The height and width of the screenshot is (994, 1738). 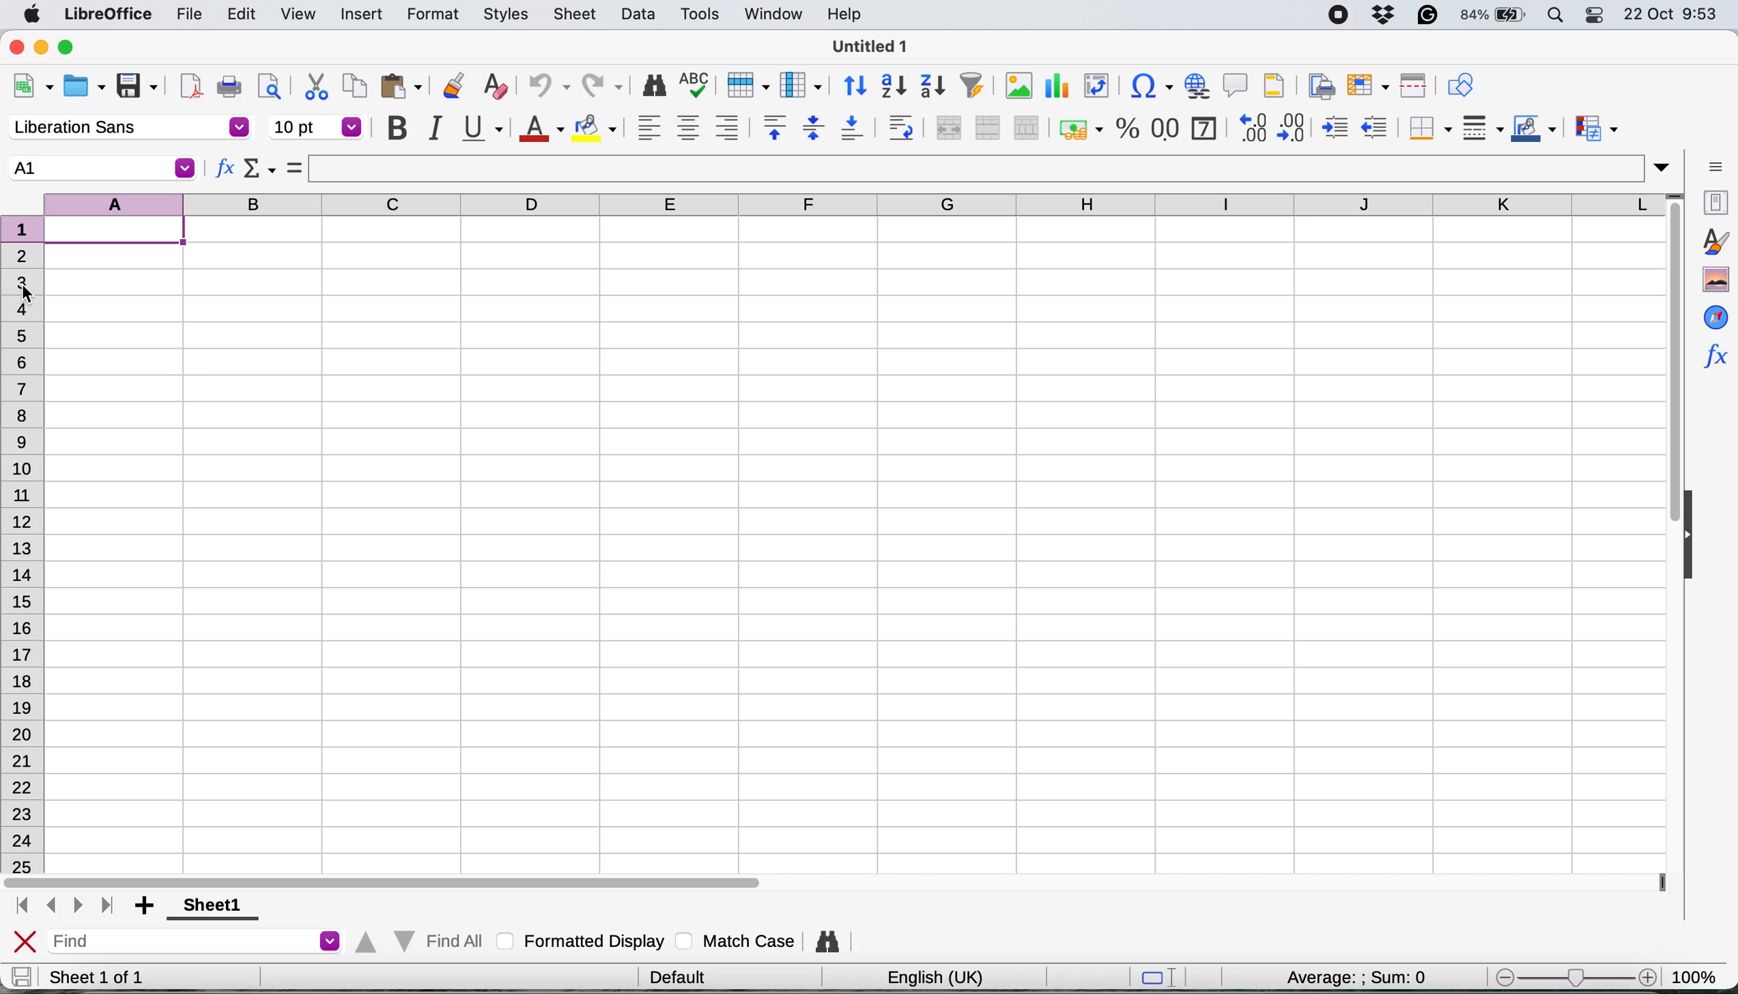 What do you see at coordinates (1018, 85) in the screenshot?
I see `insert image` at bounding box center [1018, 85].